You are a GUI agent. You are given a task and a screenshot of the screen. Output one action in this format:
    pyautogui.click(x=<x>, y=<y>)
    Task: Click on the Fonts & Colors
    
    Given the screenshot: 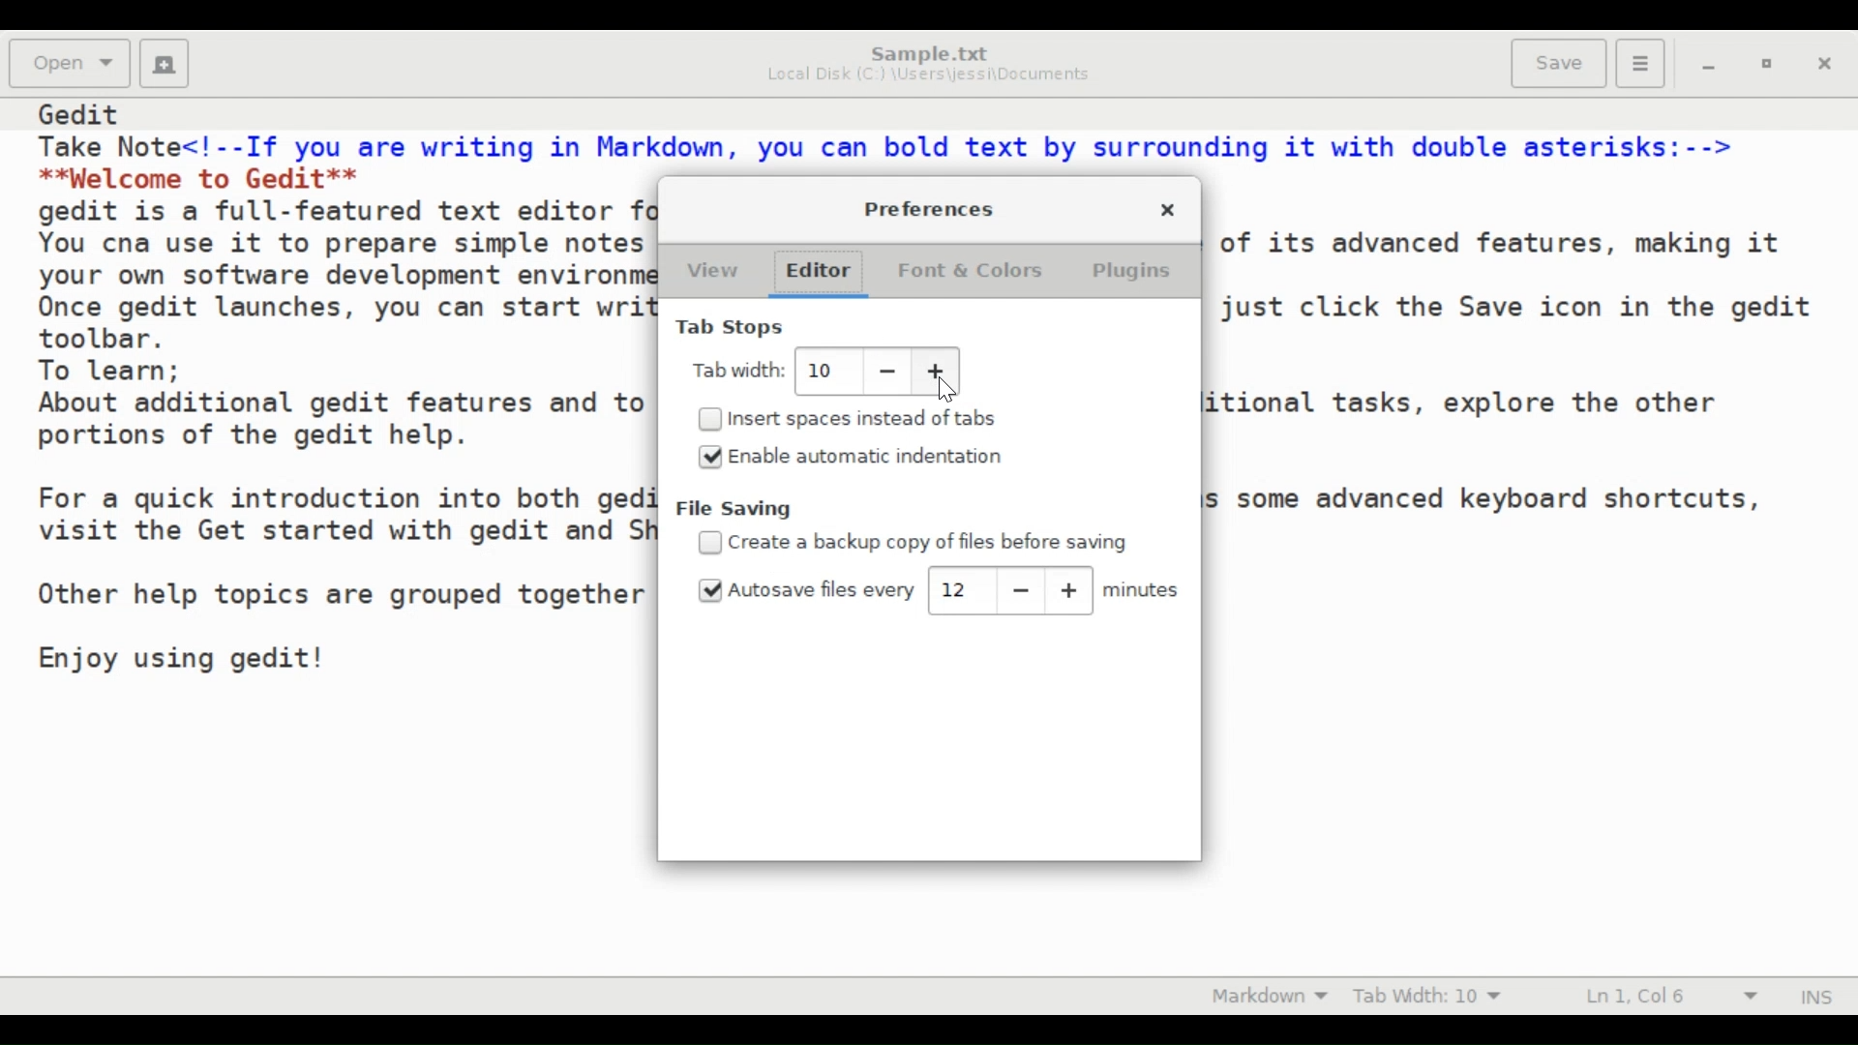 What is the action you would take?
    pyautogui.click(x=974, y=273)
    